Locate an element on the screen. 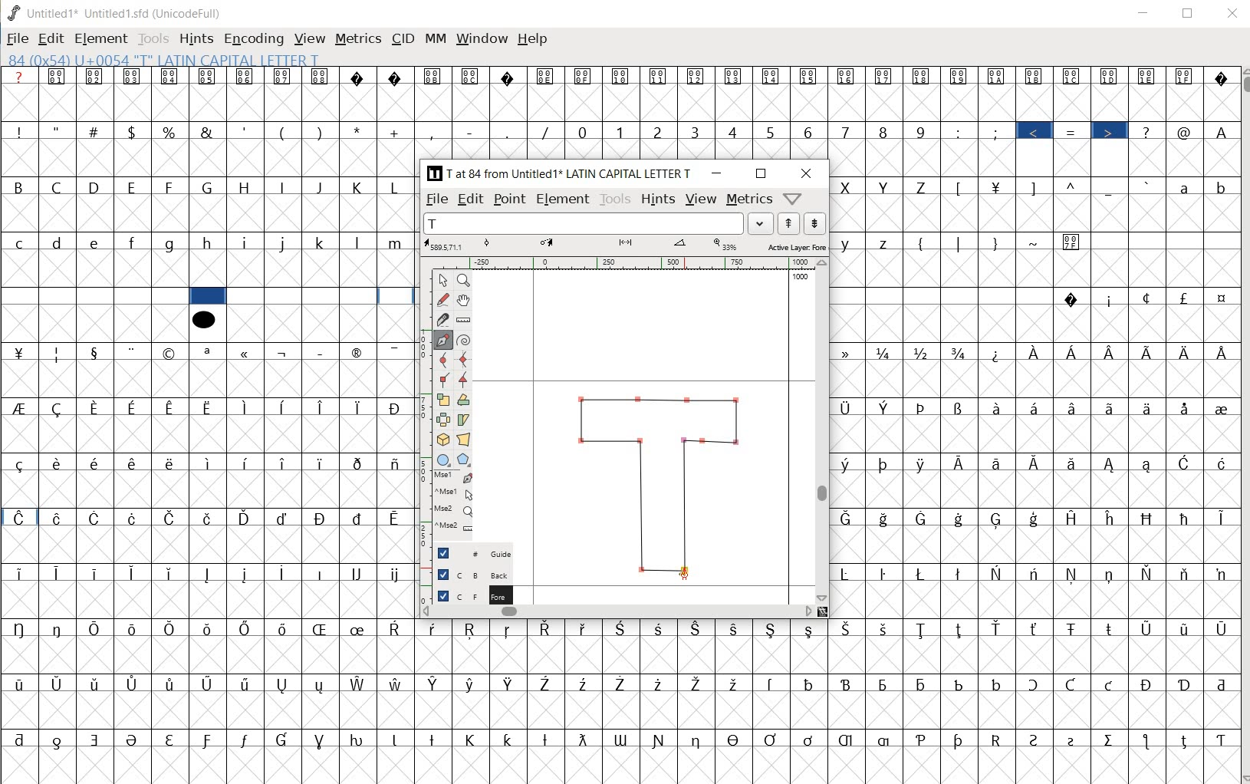 The width and height of the screenshot is (1250, 784). ] is located at coordinates (1038, 186).